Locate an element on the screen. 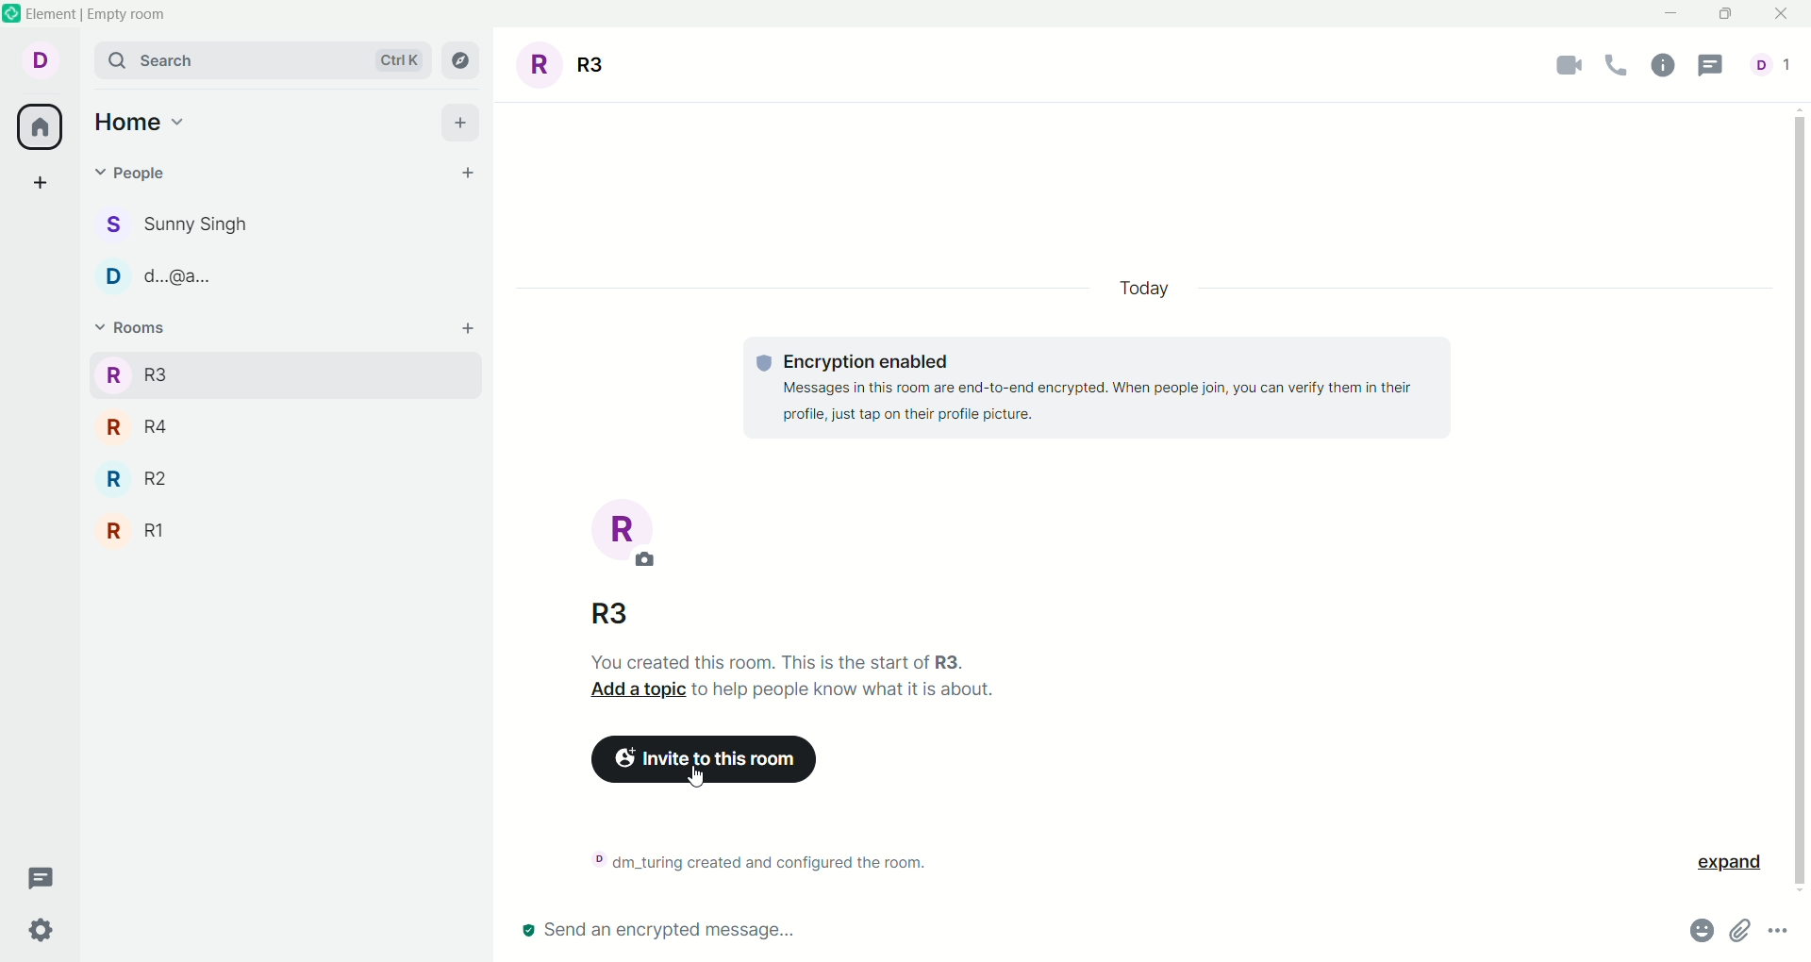 The image size is (1811, 962). vertical scroll bar is located at coordinates (1800, 498).